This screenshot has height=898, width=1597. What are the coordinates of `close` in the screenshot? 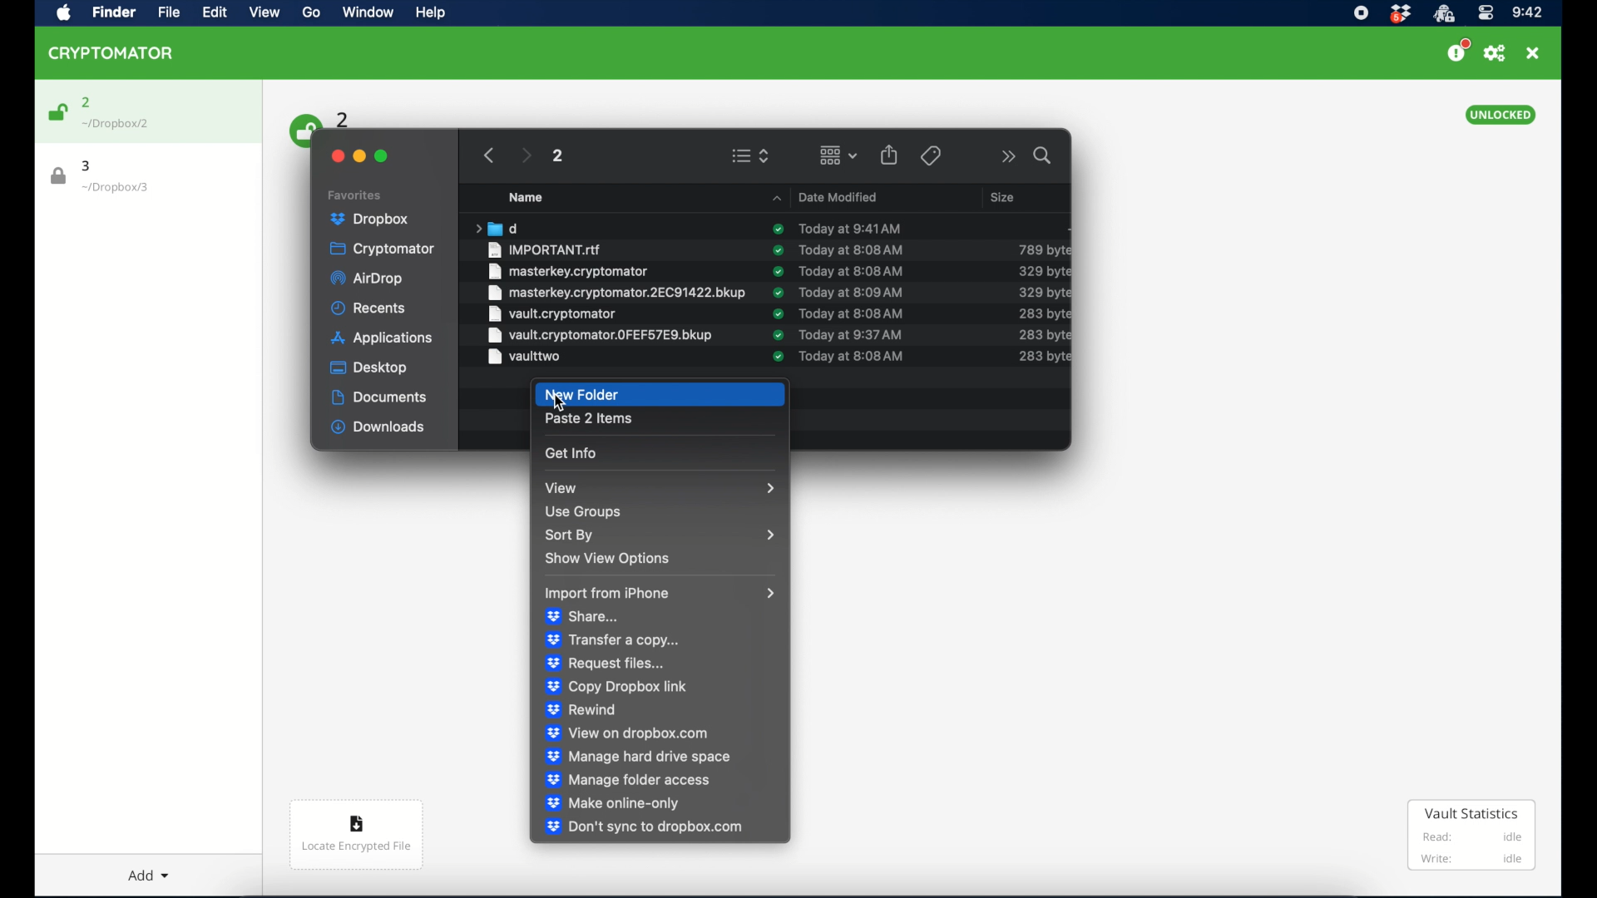 It's located at (1533, 53).